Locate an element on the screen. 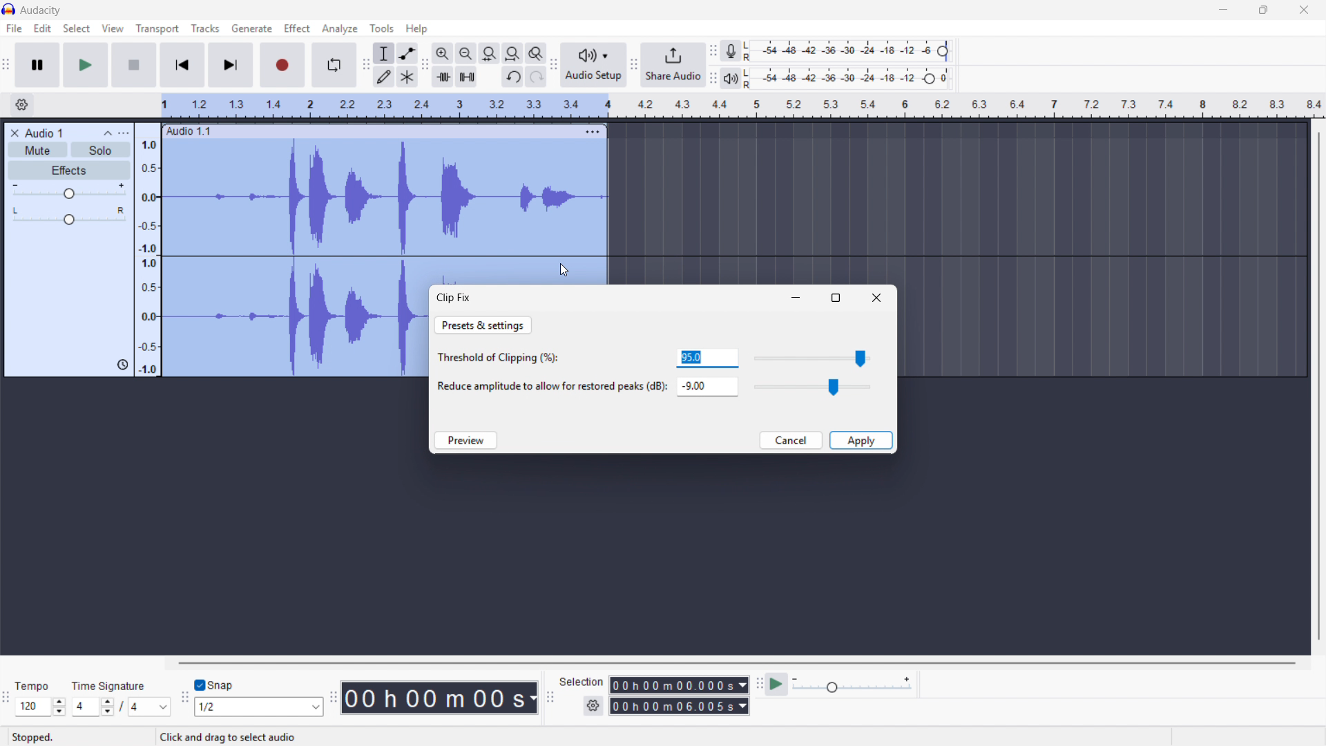  Set time signature is located at coordinates (122, 697).